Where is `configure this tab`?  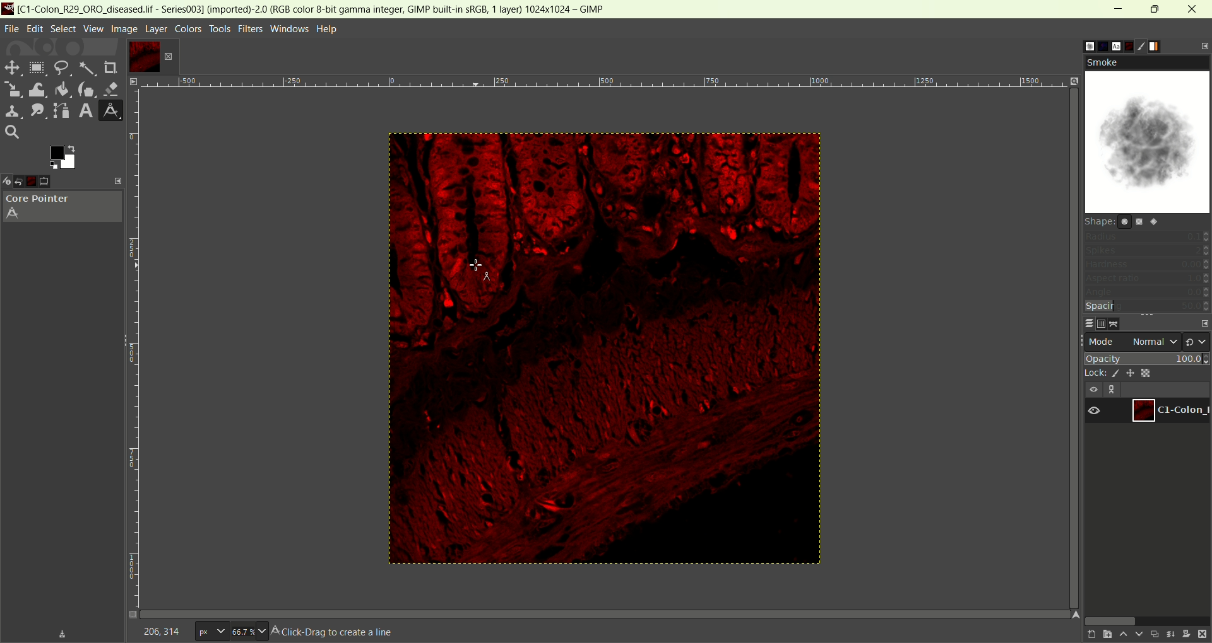
configure this tab is located at coordinates (1203, 47).